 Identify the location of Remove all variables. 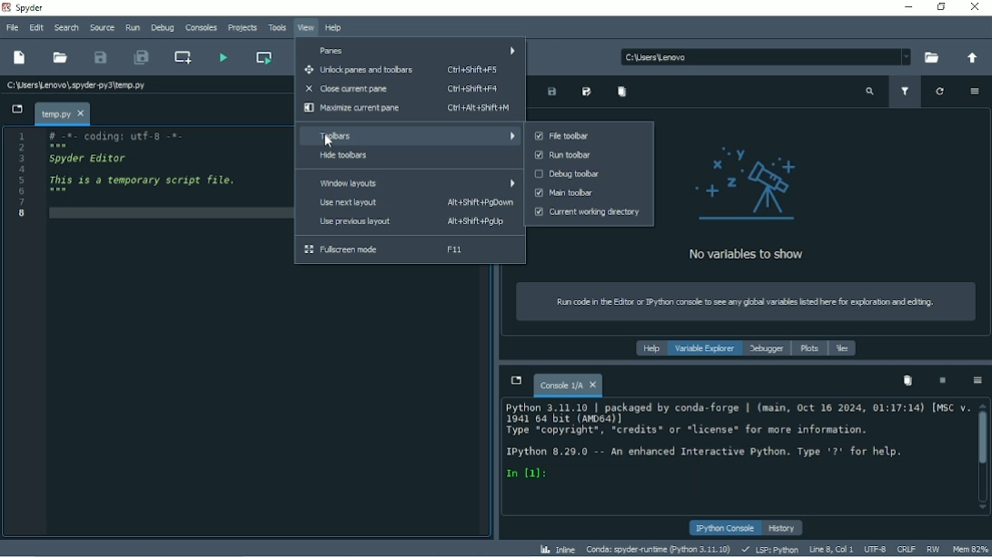
(621, 92).